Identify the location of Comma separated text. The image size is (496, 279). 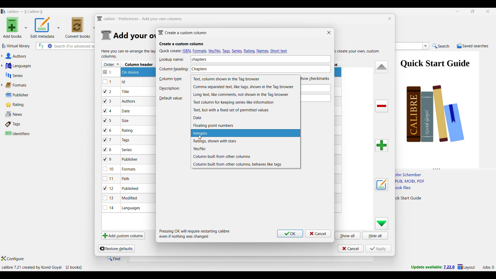
(245, 87).